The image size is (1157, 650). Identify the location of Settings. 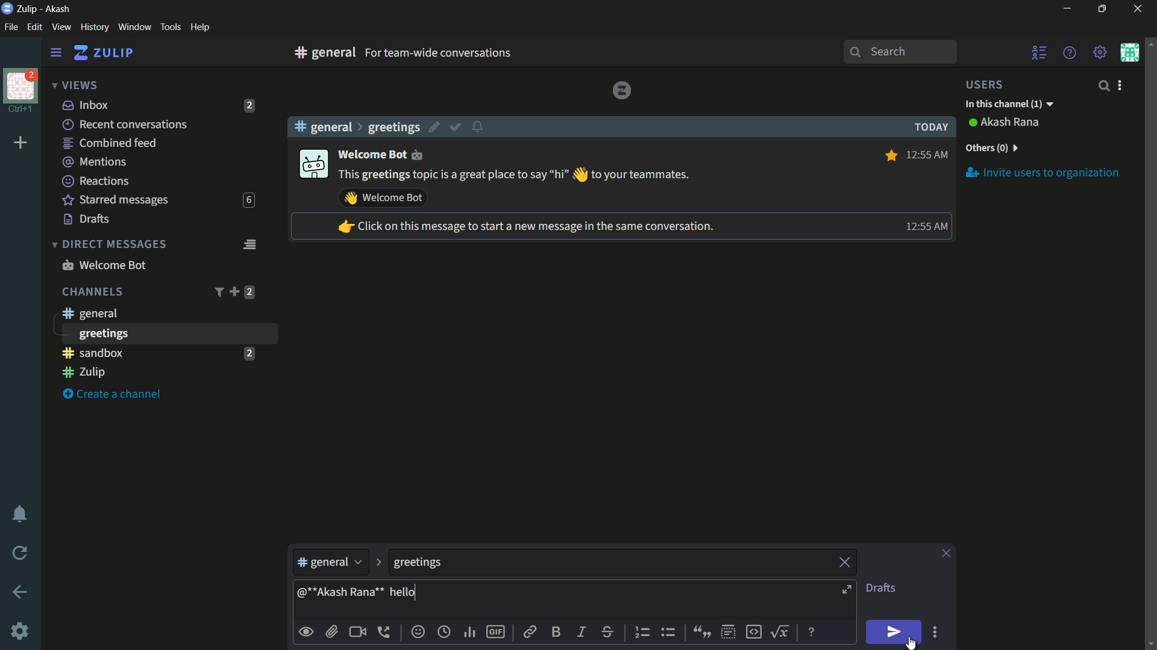
(20, 631).